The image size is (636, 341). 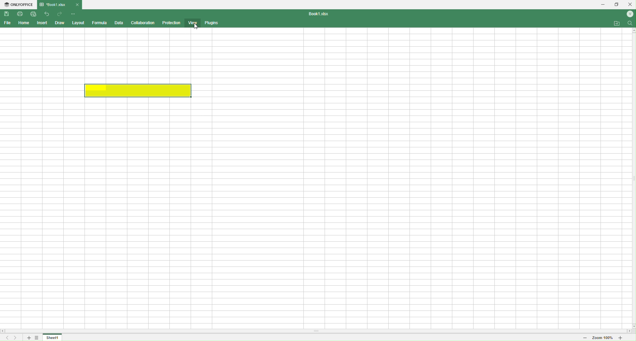 What do you see at coordinates (98, 23) in the screenshot?
I see `Formula` at bounding box center [98, 23].